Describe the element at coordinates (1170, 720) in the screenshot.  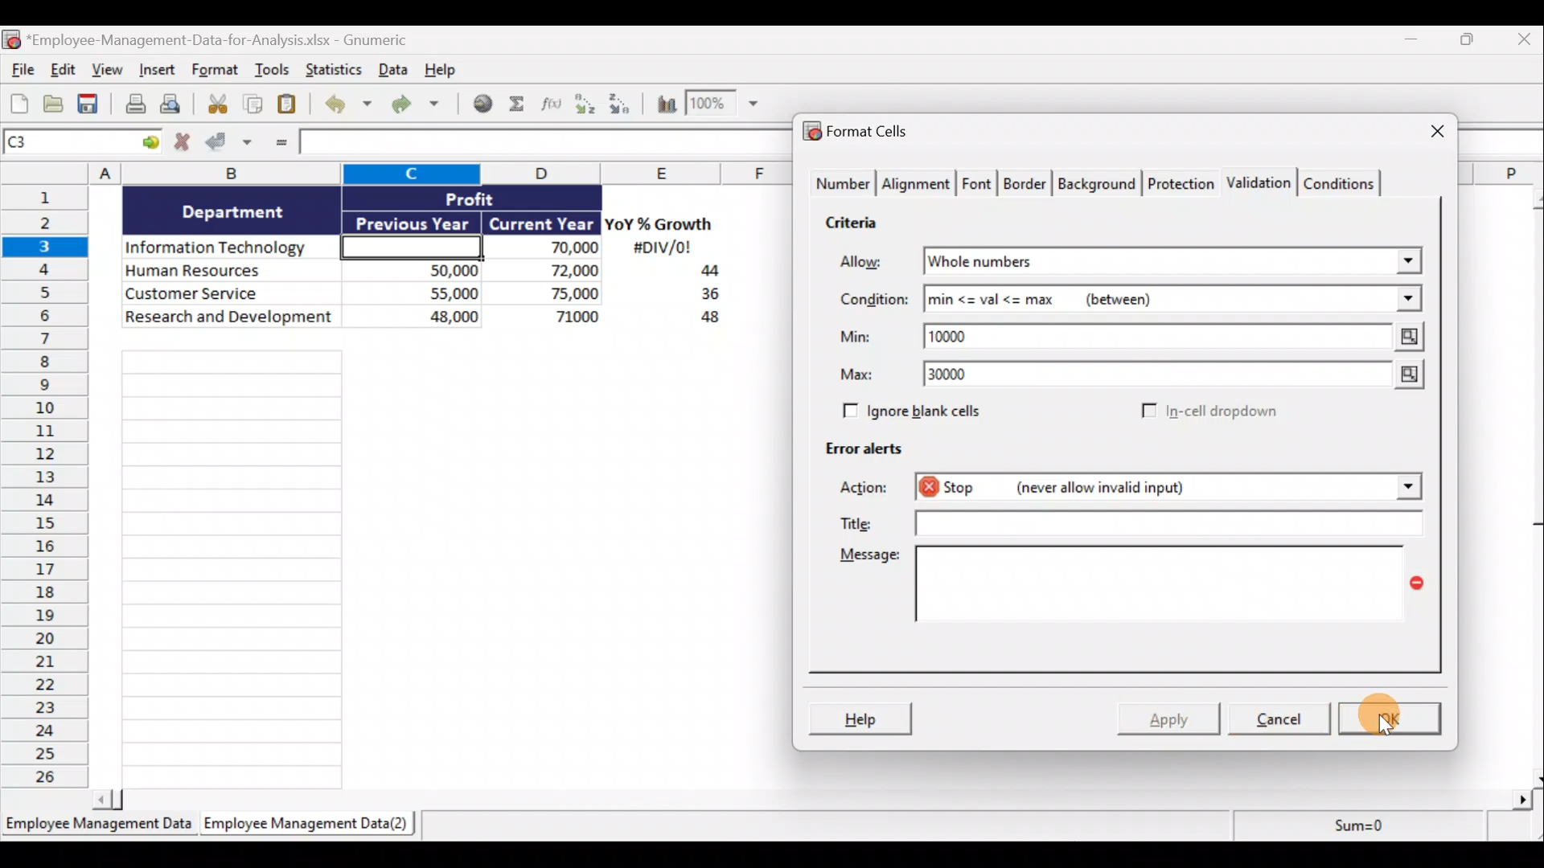
I see `Apply` at that location.